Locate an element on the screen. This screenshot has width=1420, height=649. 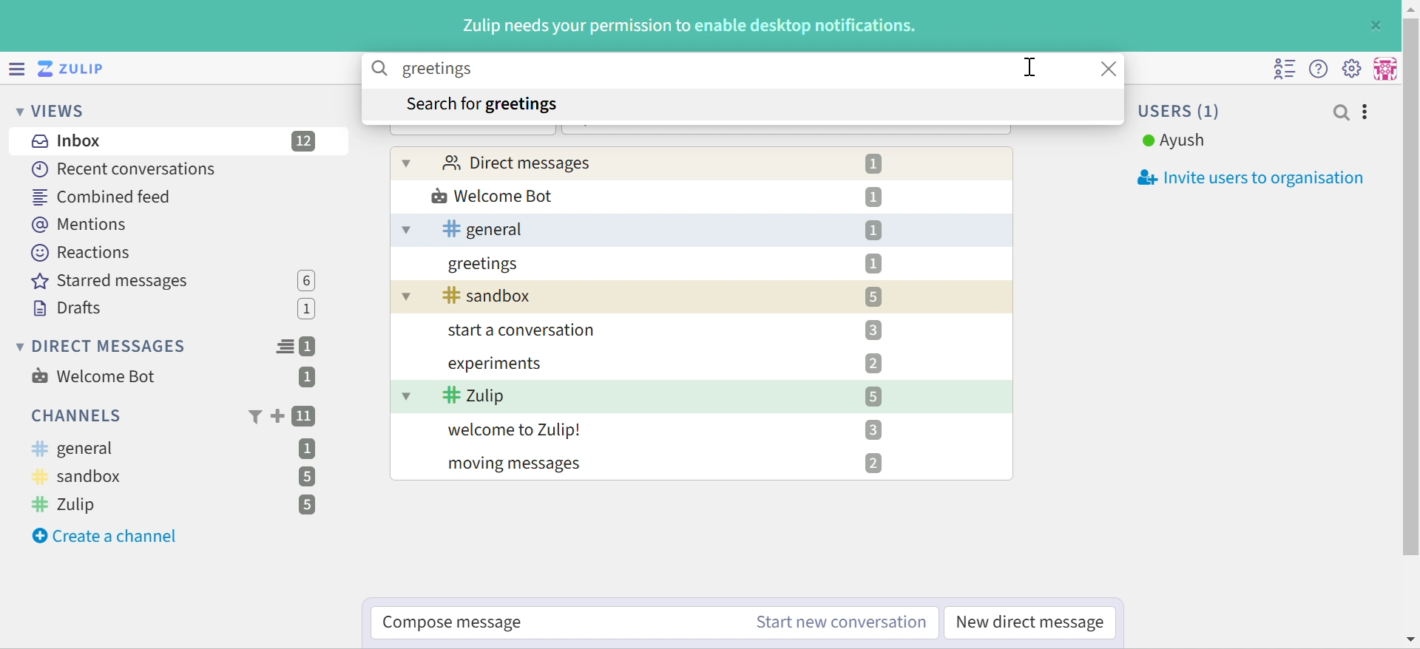
Compose message is located at coordinates (456, 623).